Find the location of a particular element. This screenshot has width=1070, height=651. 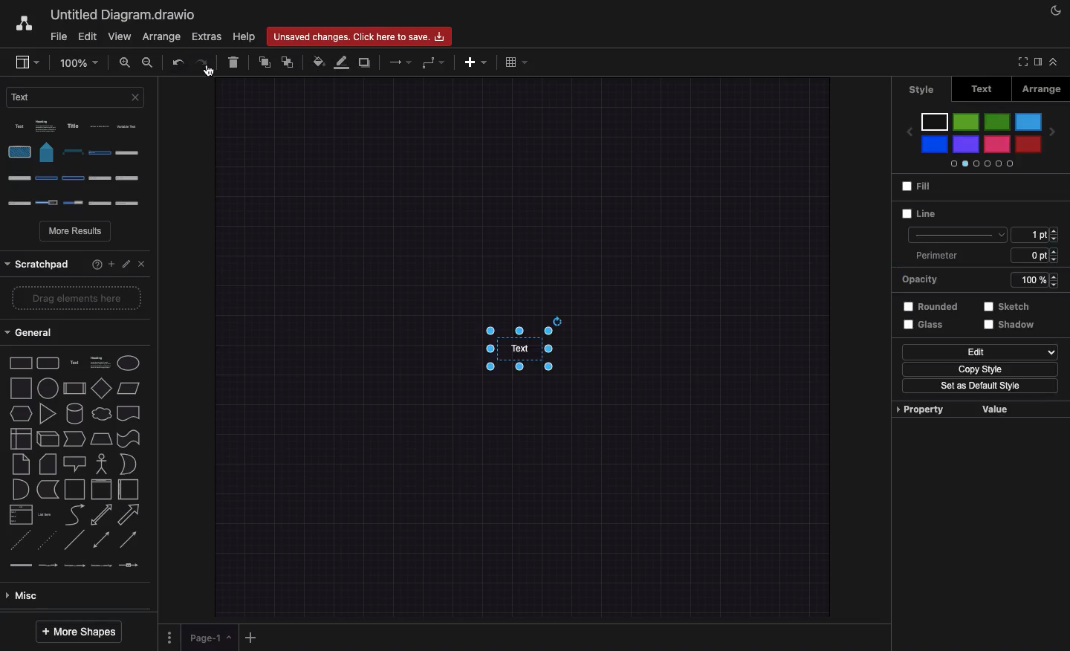

Collapse is located at coordinates (1057, 63).